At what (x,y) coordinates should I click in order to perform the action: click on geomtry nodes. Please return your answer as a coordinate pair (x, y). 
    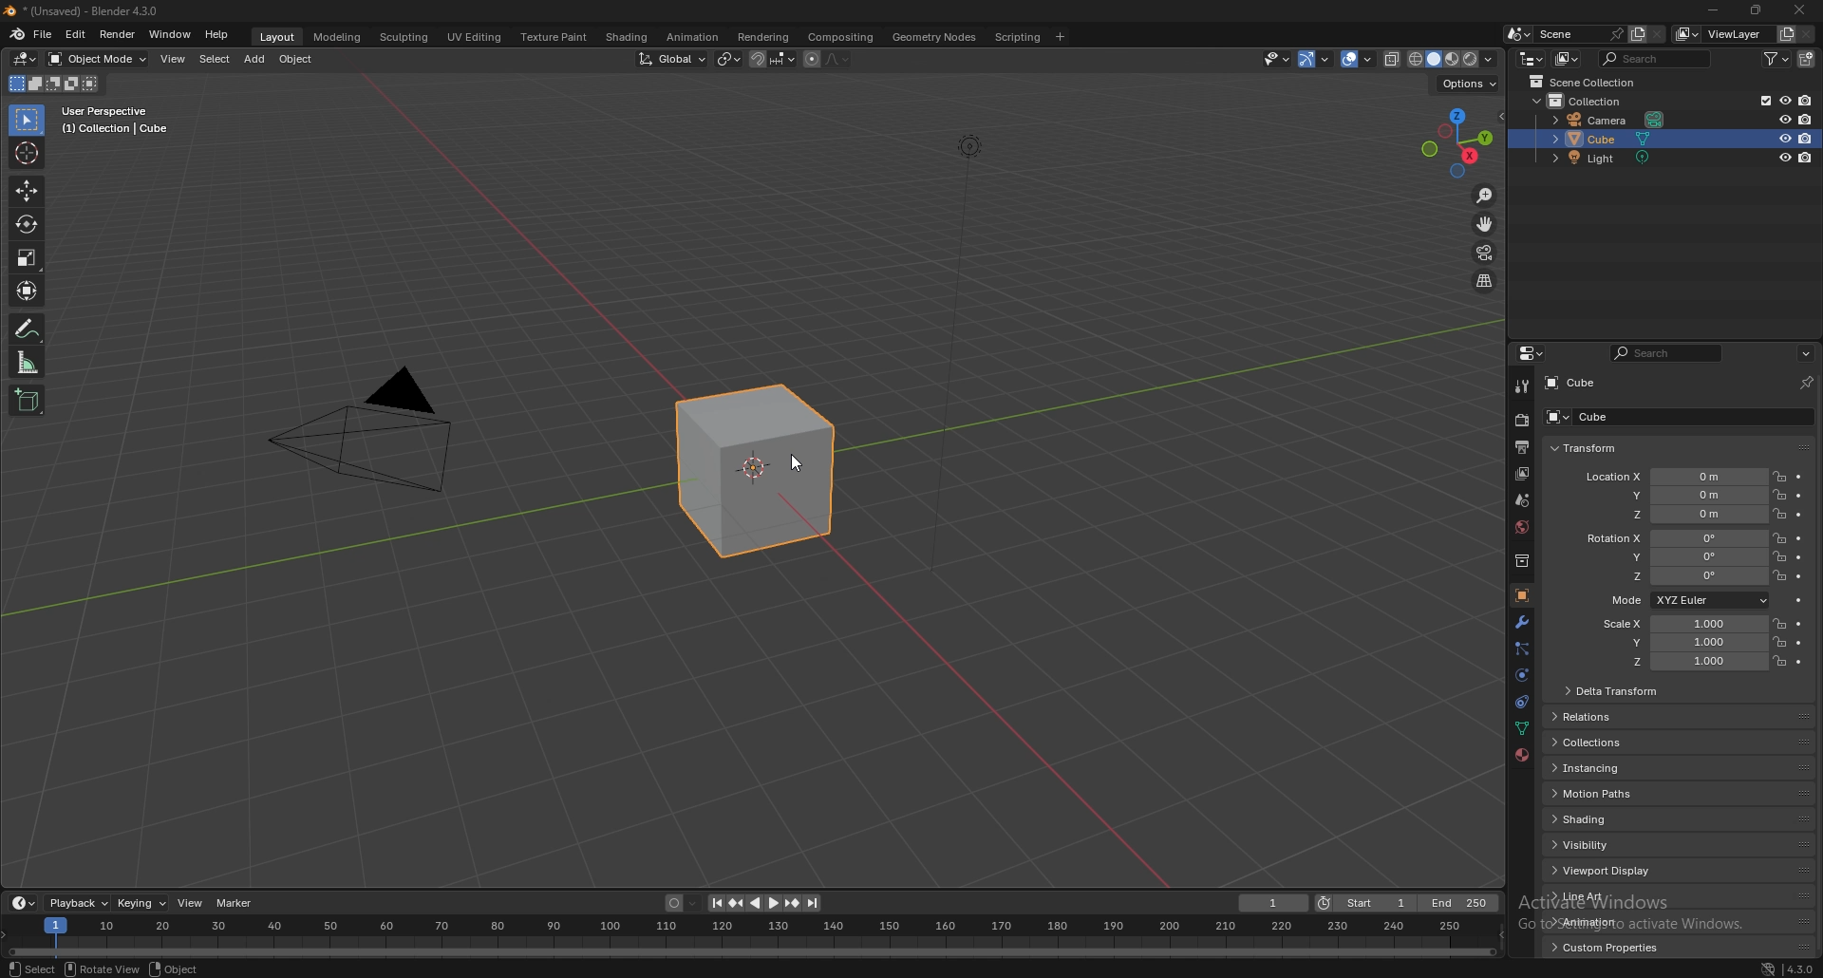
    Looking at the image, I should click on (936, 37).